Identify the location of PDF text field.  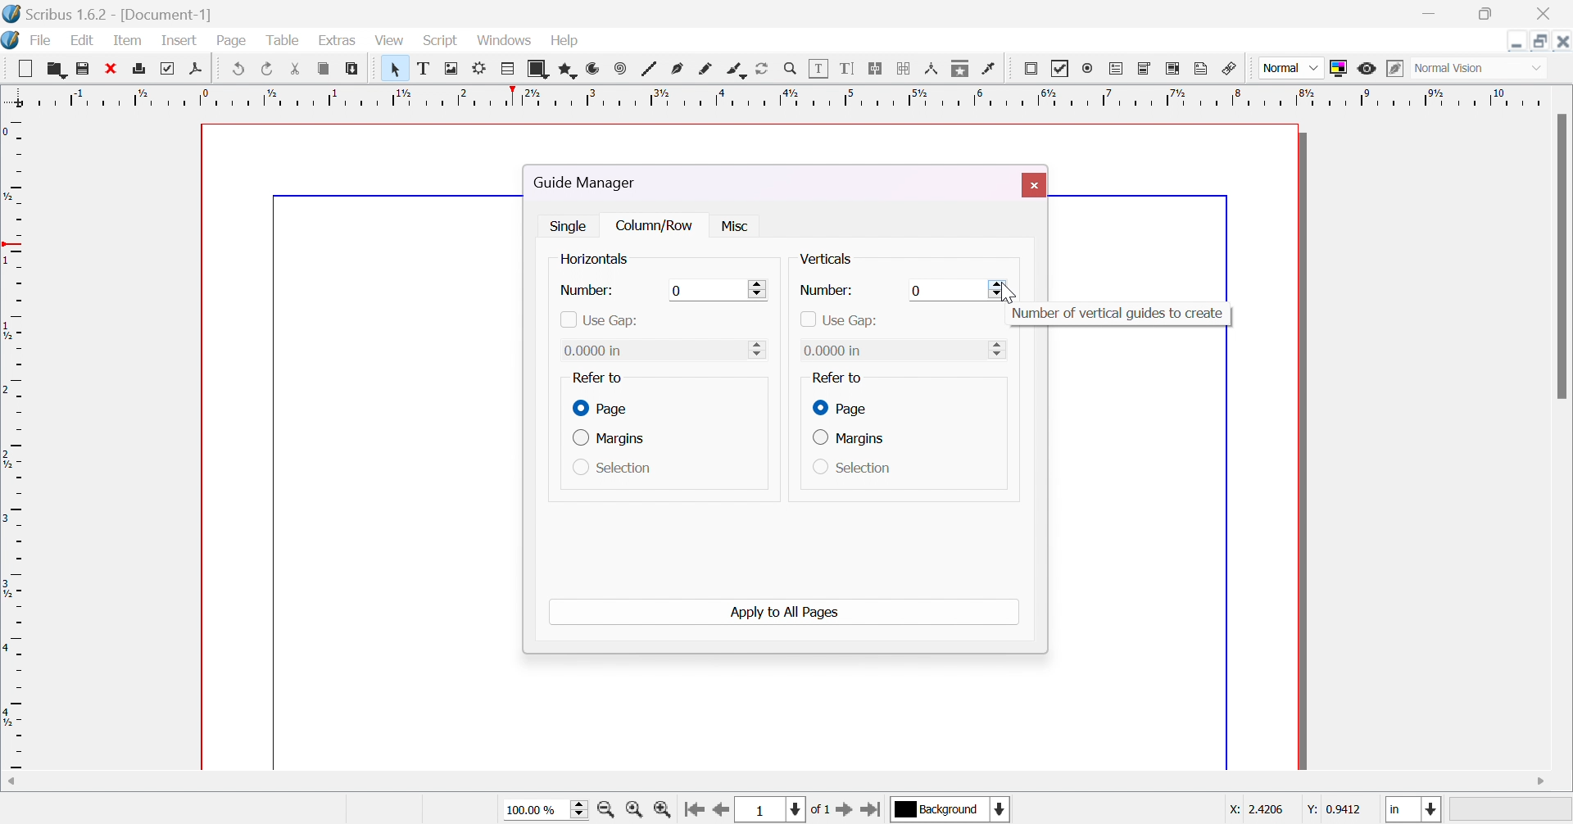
(1118, 70).